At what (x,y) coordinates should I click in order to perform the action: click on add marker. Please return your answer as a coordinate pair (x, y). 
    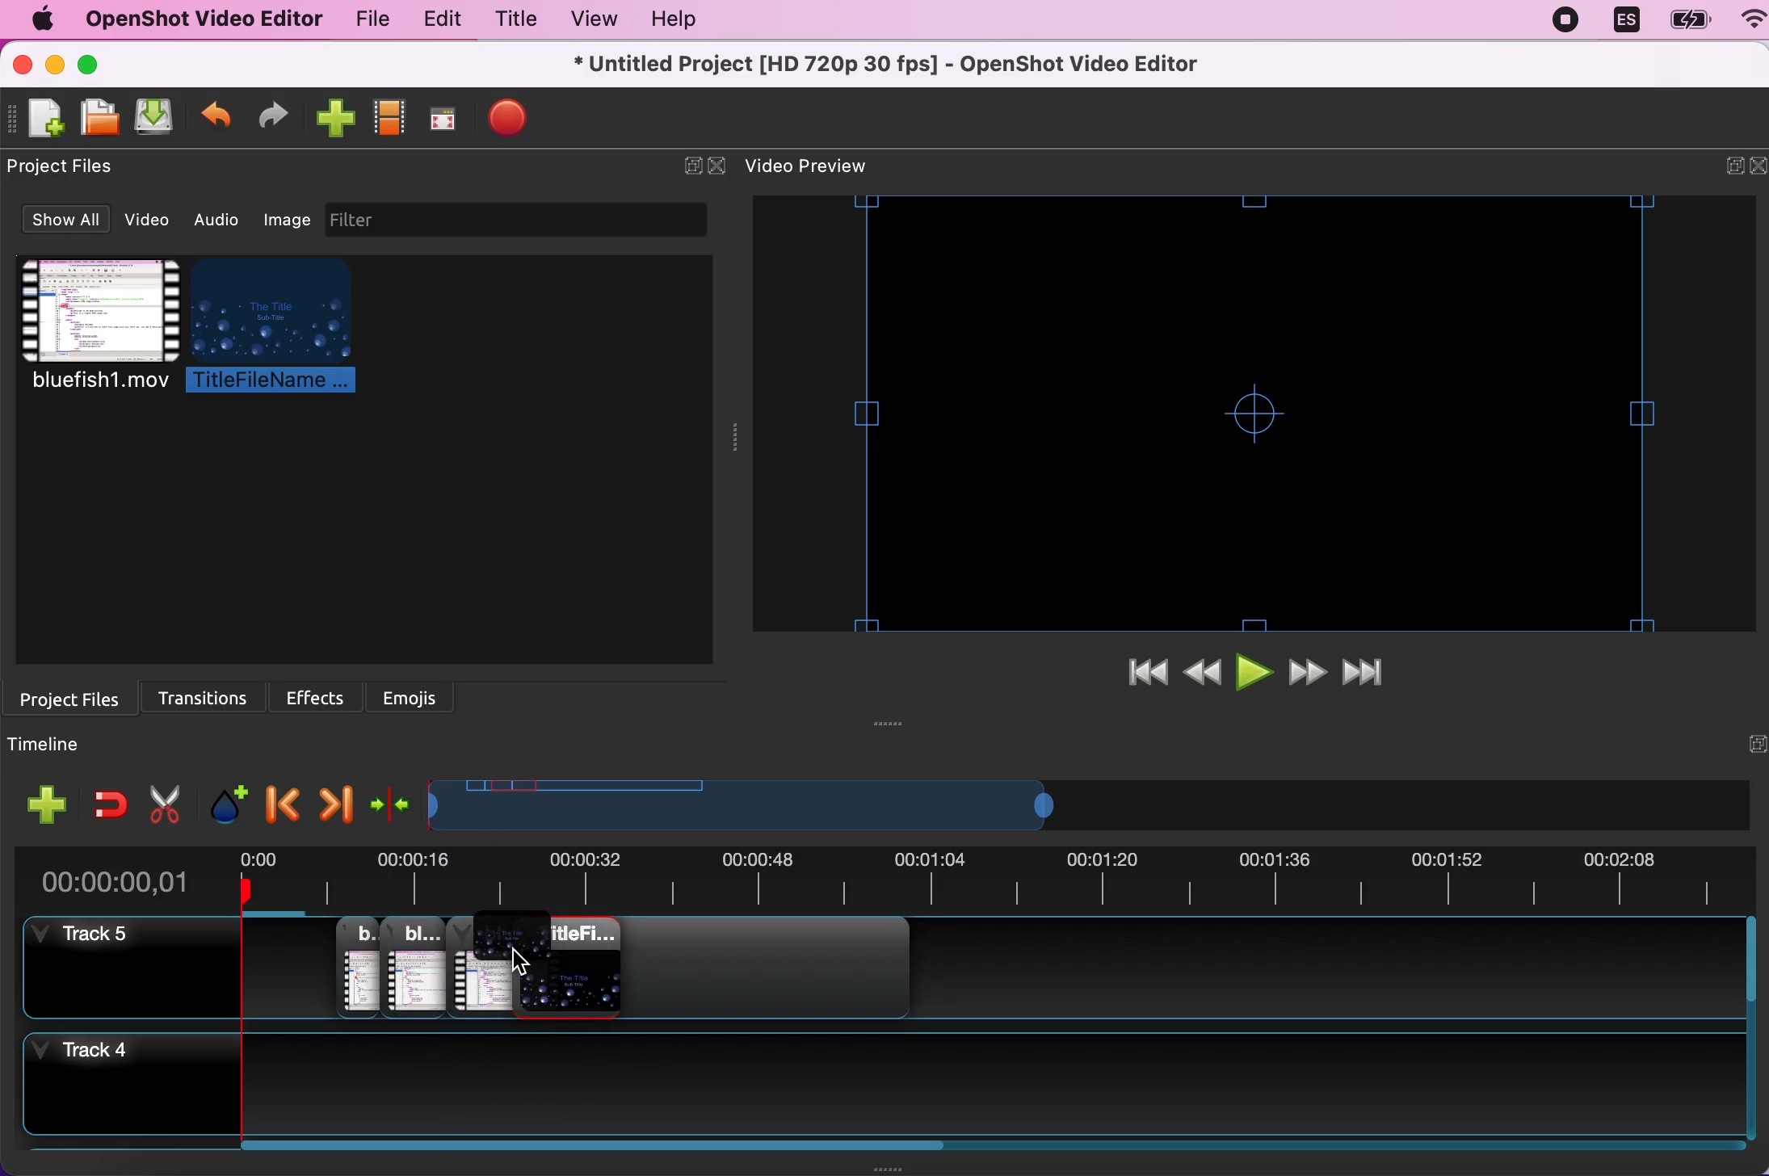
    Looking at the image, I should click on (227, 797).